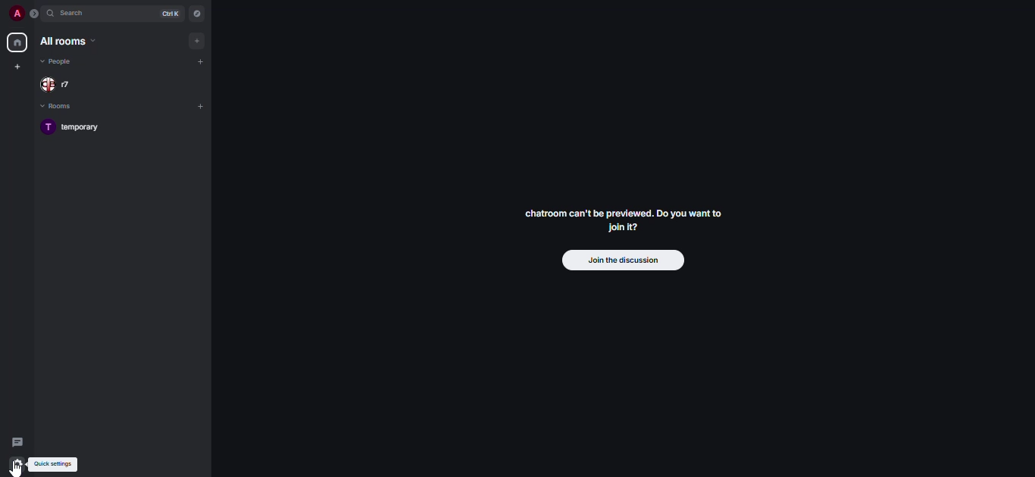 The width and height of the screenshot is (1035, 477). I want to click on navigator, so click(196, 16).